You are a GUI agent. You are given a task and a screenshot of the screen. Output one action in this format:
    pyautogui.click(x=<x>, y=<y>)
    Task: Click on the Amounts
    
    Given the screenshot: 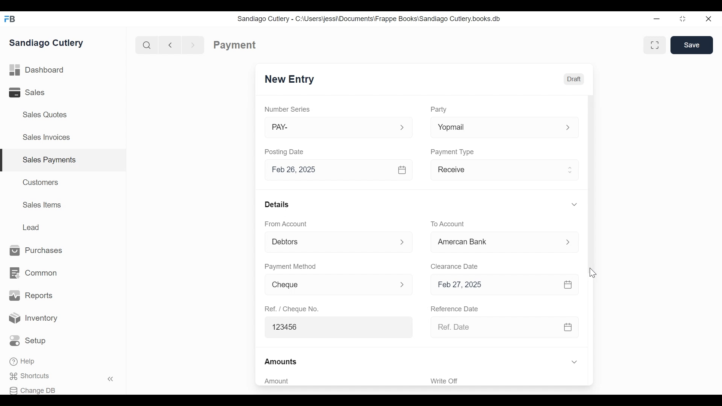 What is the action you would take?
    pyautogui.click(x=281, y=362)
    